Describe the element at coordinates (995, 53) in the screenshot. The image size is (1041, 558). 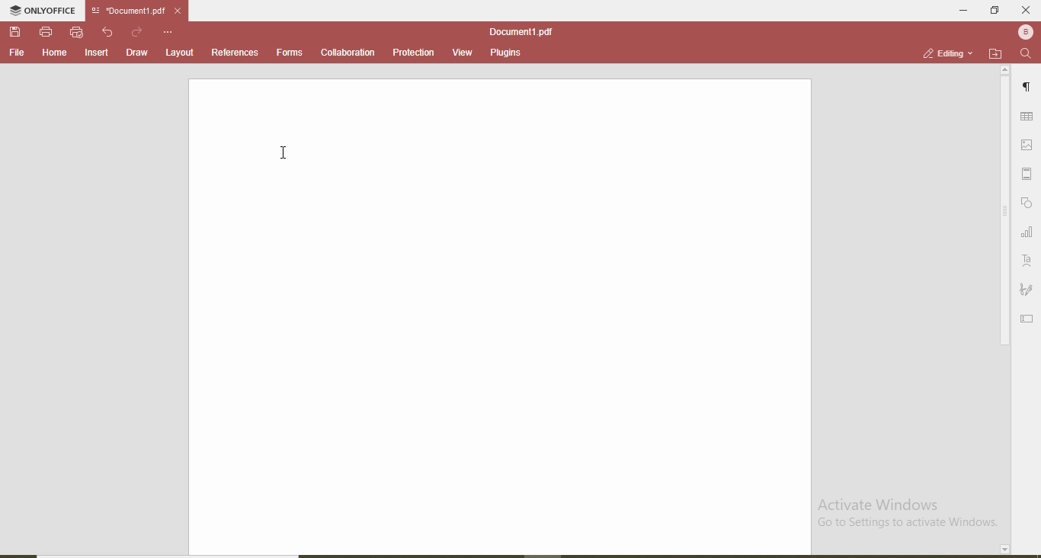
I see `open file location` at that location.